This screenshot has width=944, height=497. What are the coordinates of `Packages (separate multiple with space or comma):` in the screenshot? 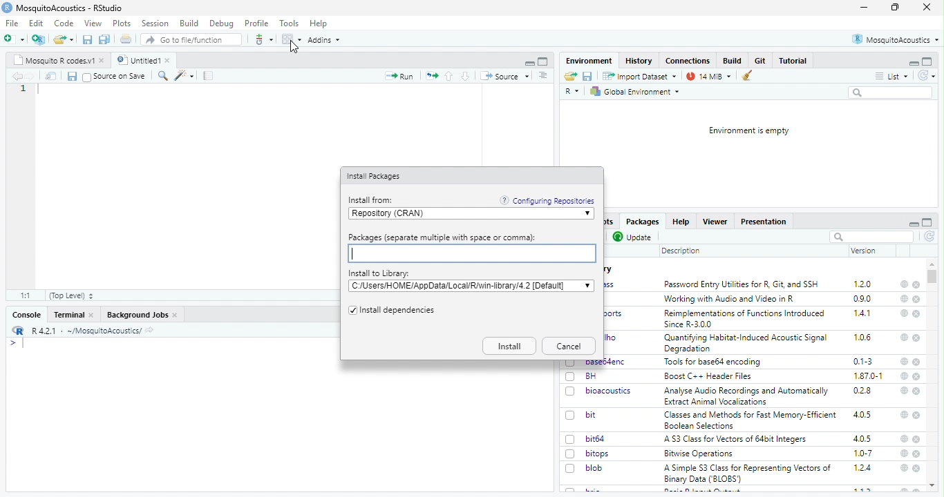 It's located at (443, 237).